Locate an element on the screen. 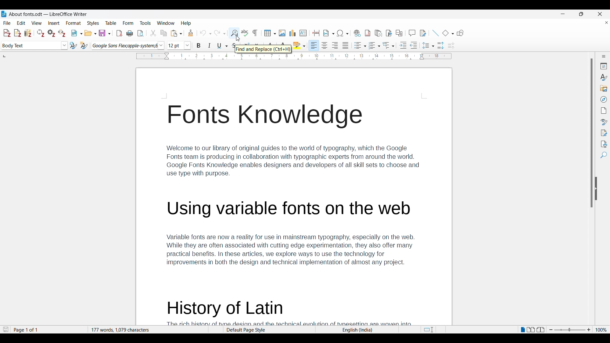 This screenshot has height=343, width=610. Cut is located at coordinates (153, 33).